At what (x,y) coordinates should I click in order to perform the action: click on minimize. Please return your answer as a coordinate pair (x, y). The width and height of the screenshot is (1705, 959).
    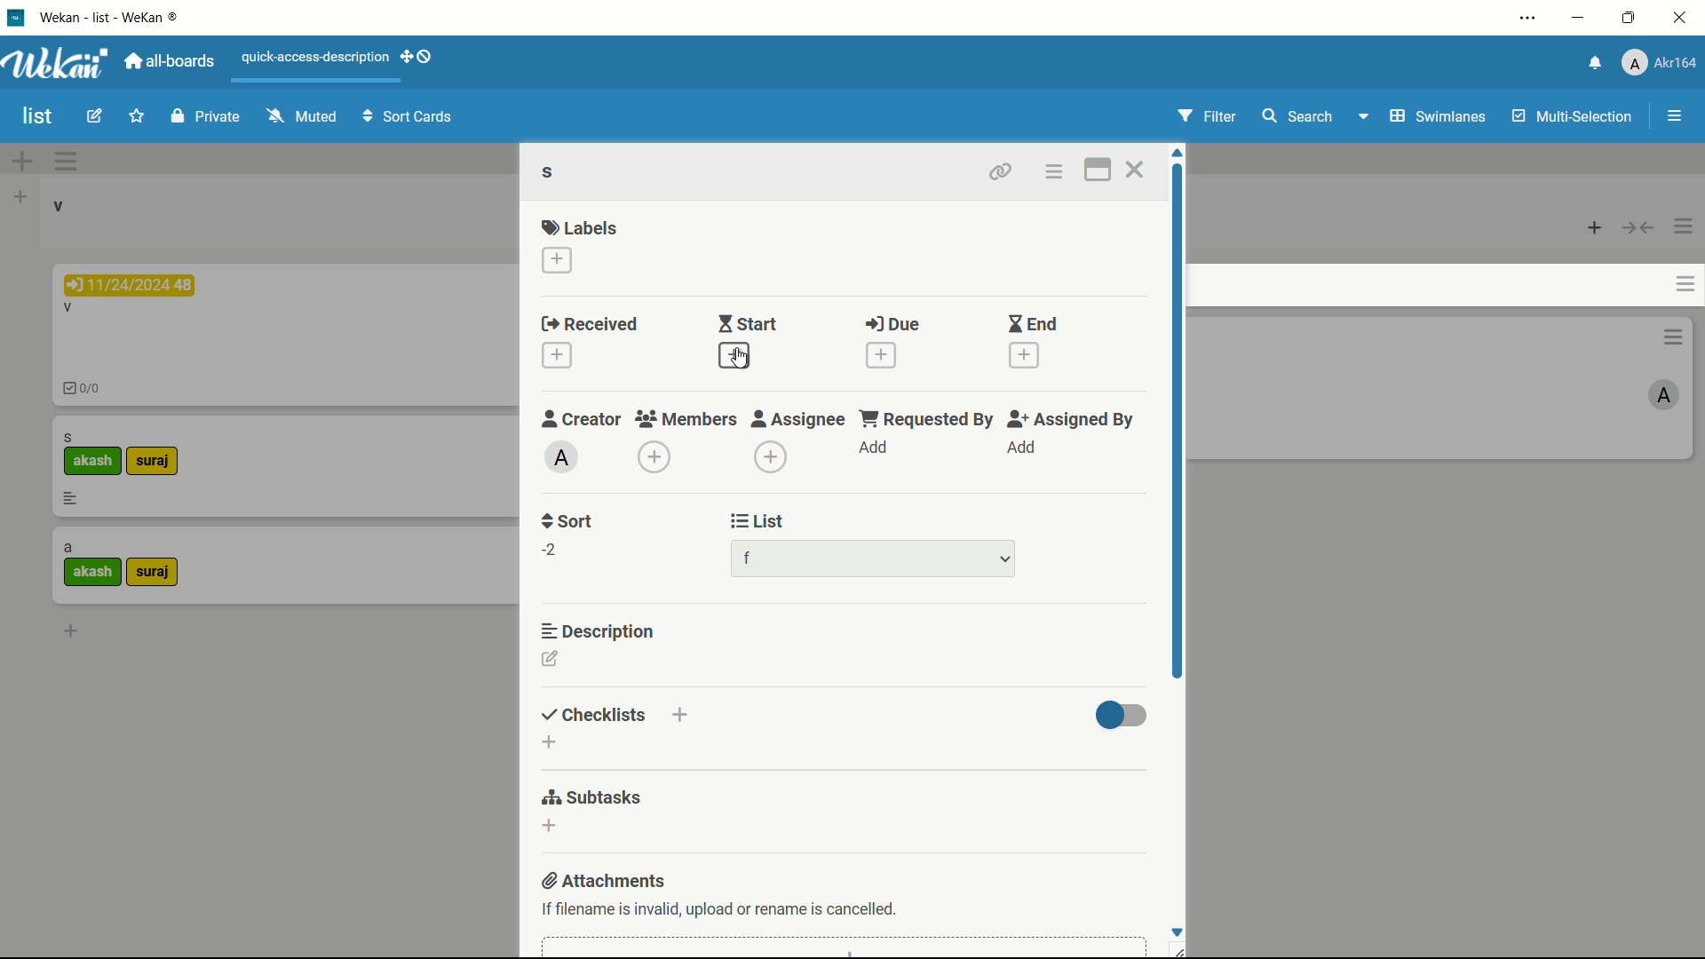
    Looking at the image, I should click on (1579, 20).